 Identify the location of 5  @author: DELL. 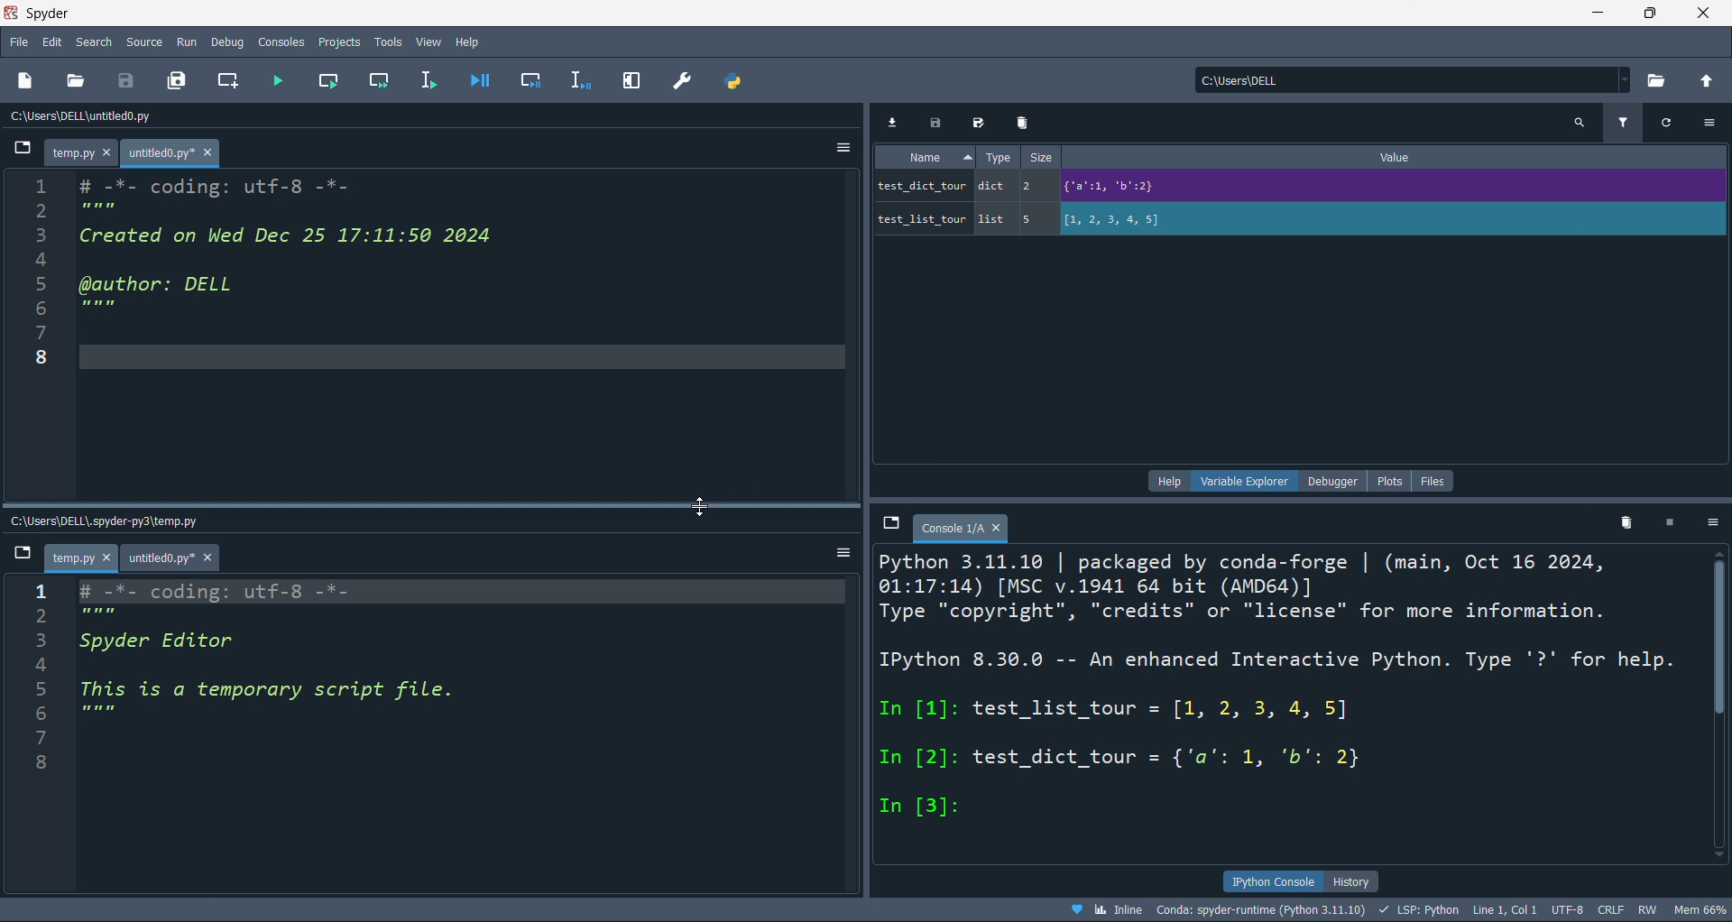
(170, 286).